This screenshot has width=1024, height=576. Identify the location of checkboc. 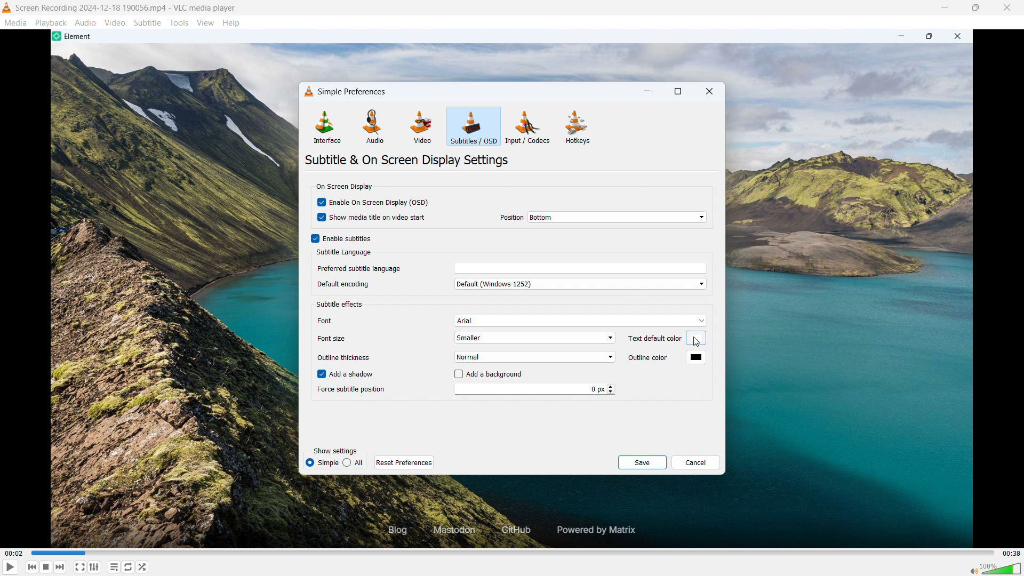
(319, 203).